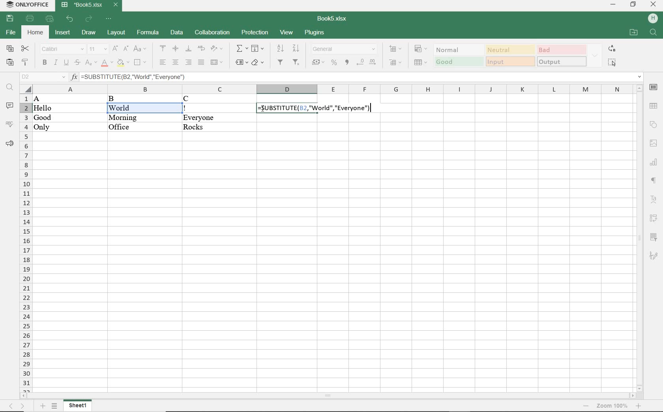  Describe the element at coordinates (639, 237) in the screenshot. I see `scrollbar` at that location.